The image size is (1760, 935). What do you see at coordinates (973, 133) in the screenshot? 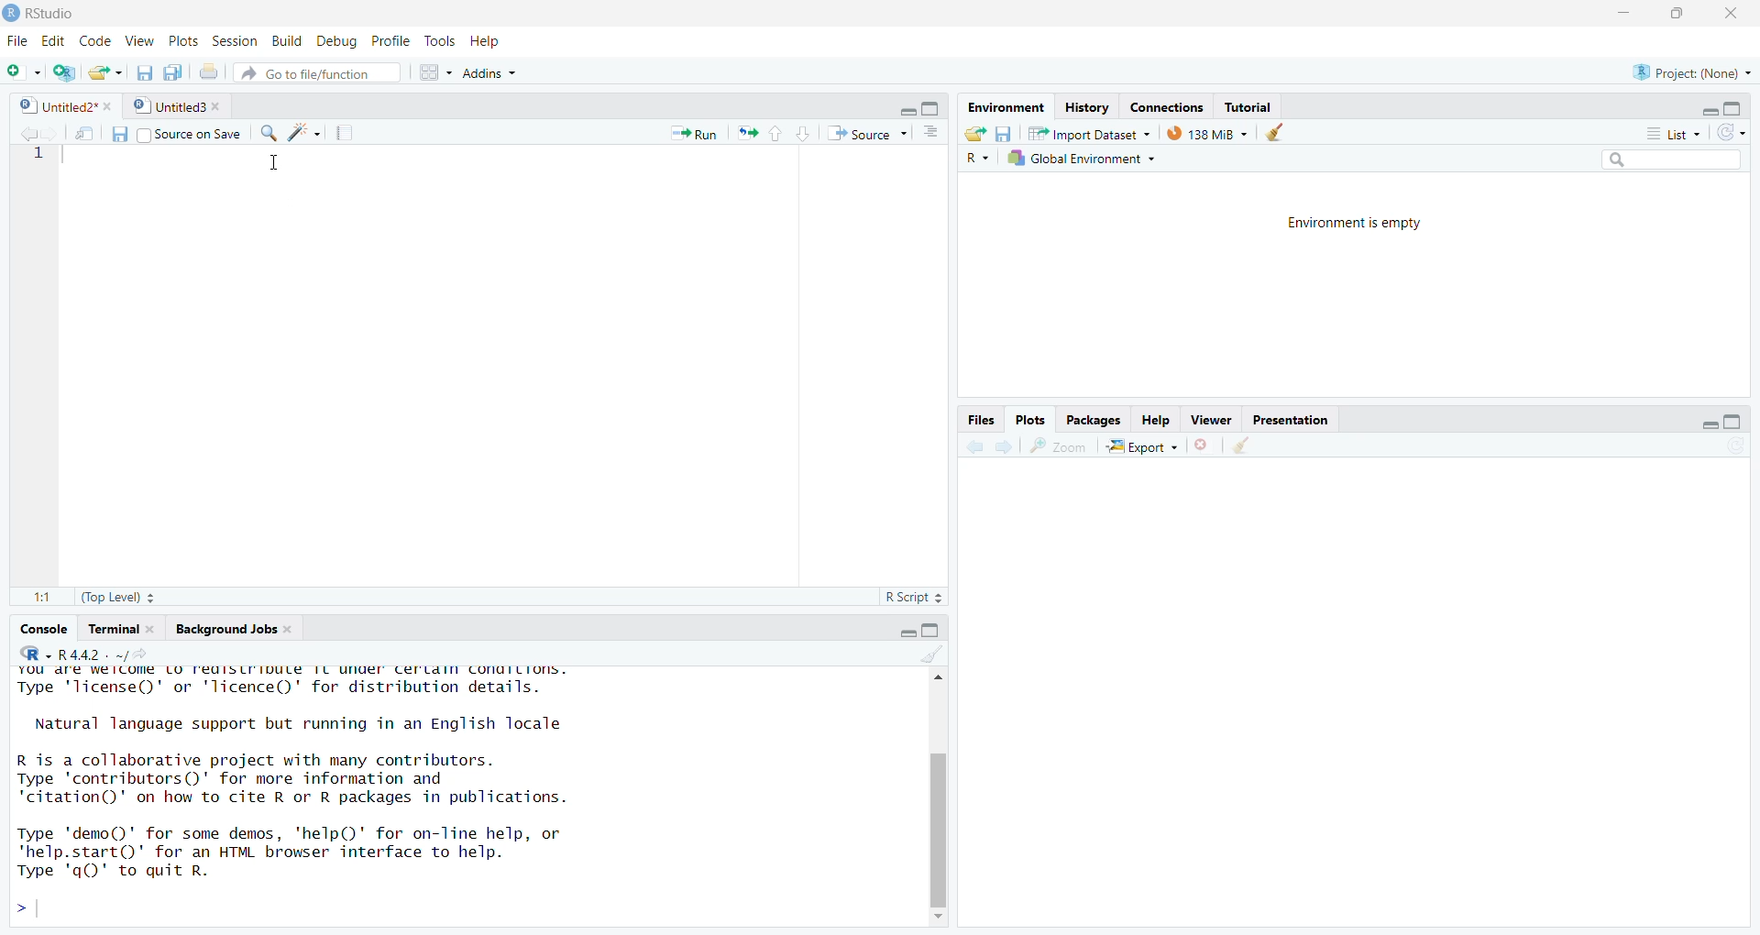
I see `Open` at bounding box center [973, 133].